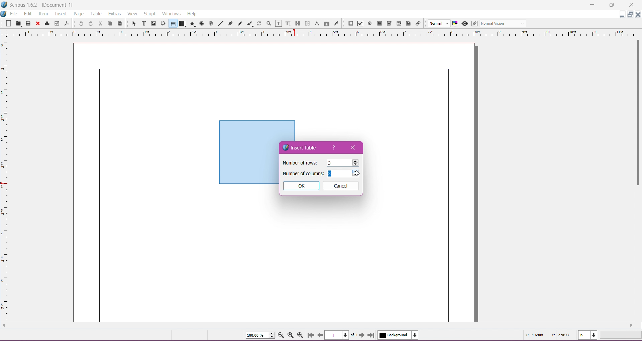  What do you see at coordinates (240, 24) in the screenshot?
I see `Freehand Line` at bounding box center [240, 24].